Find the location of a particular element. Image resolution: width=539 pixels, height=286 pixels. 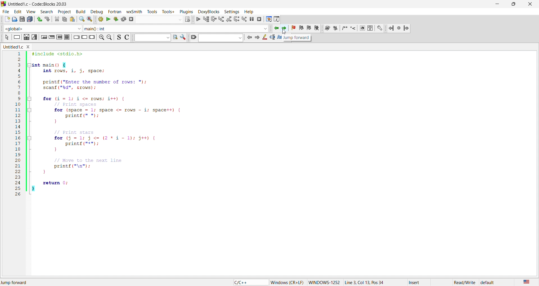

debug window is located at coordinates (268, 20).